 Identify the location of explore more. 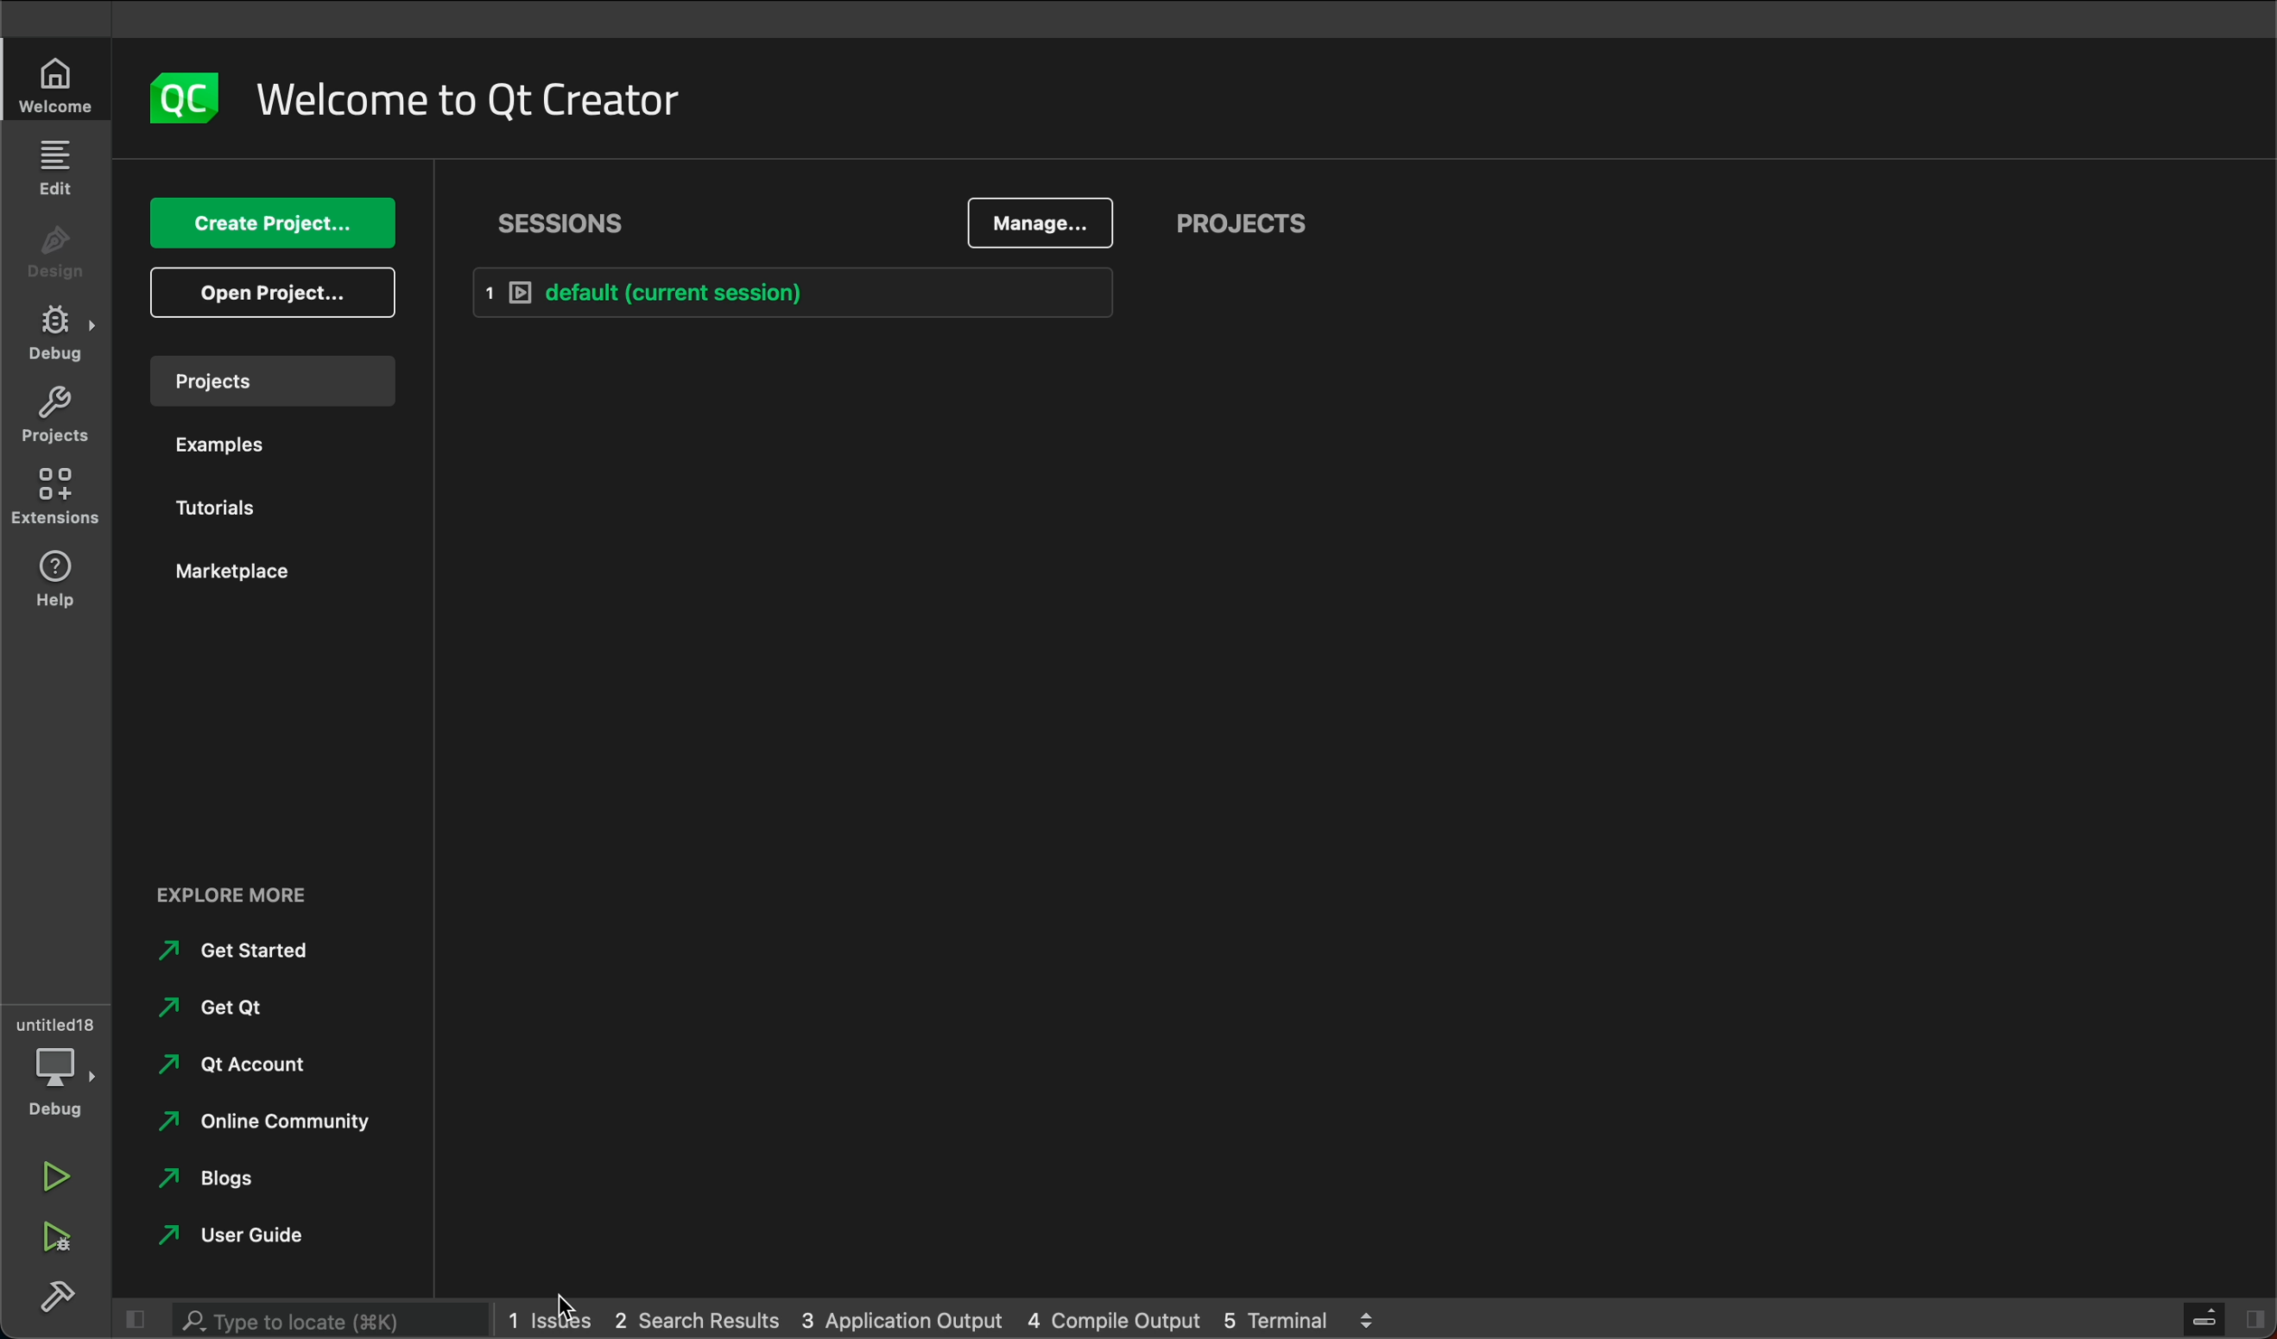
(235, 895).